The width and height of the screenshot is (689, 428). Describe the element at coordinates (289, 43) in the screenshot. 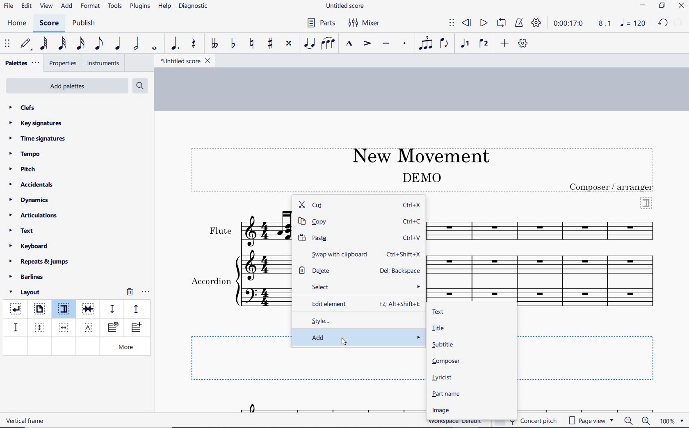

I see `toggle double-sharp` at that location.